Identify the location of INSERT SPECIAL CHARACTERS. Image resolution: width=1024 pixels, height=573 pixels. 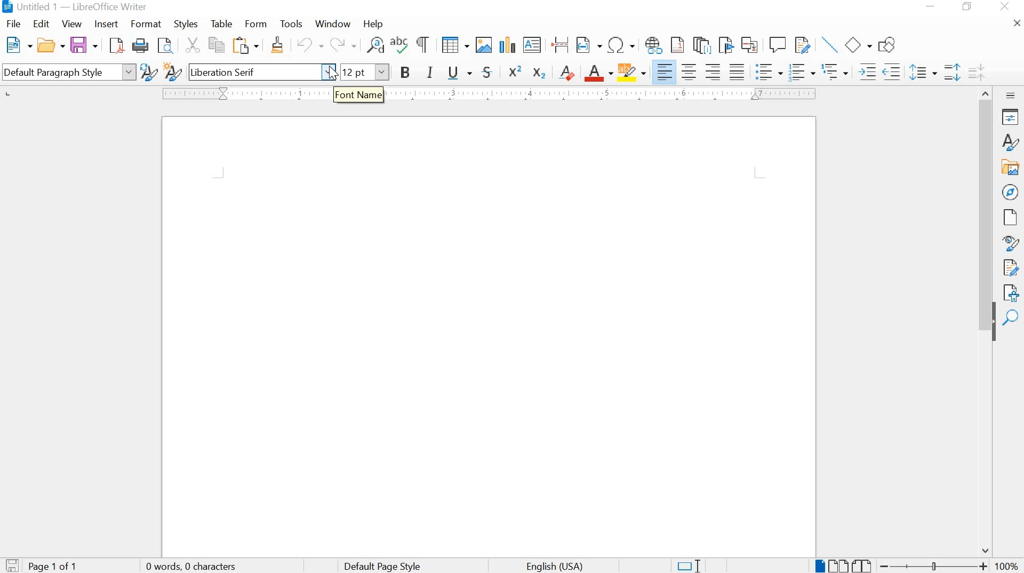
(621, 45).